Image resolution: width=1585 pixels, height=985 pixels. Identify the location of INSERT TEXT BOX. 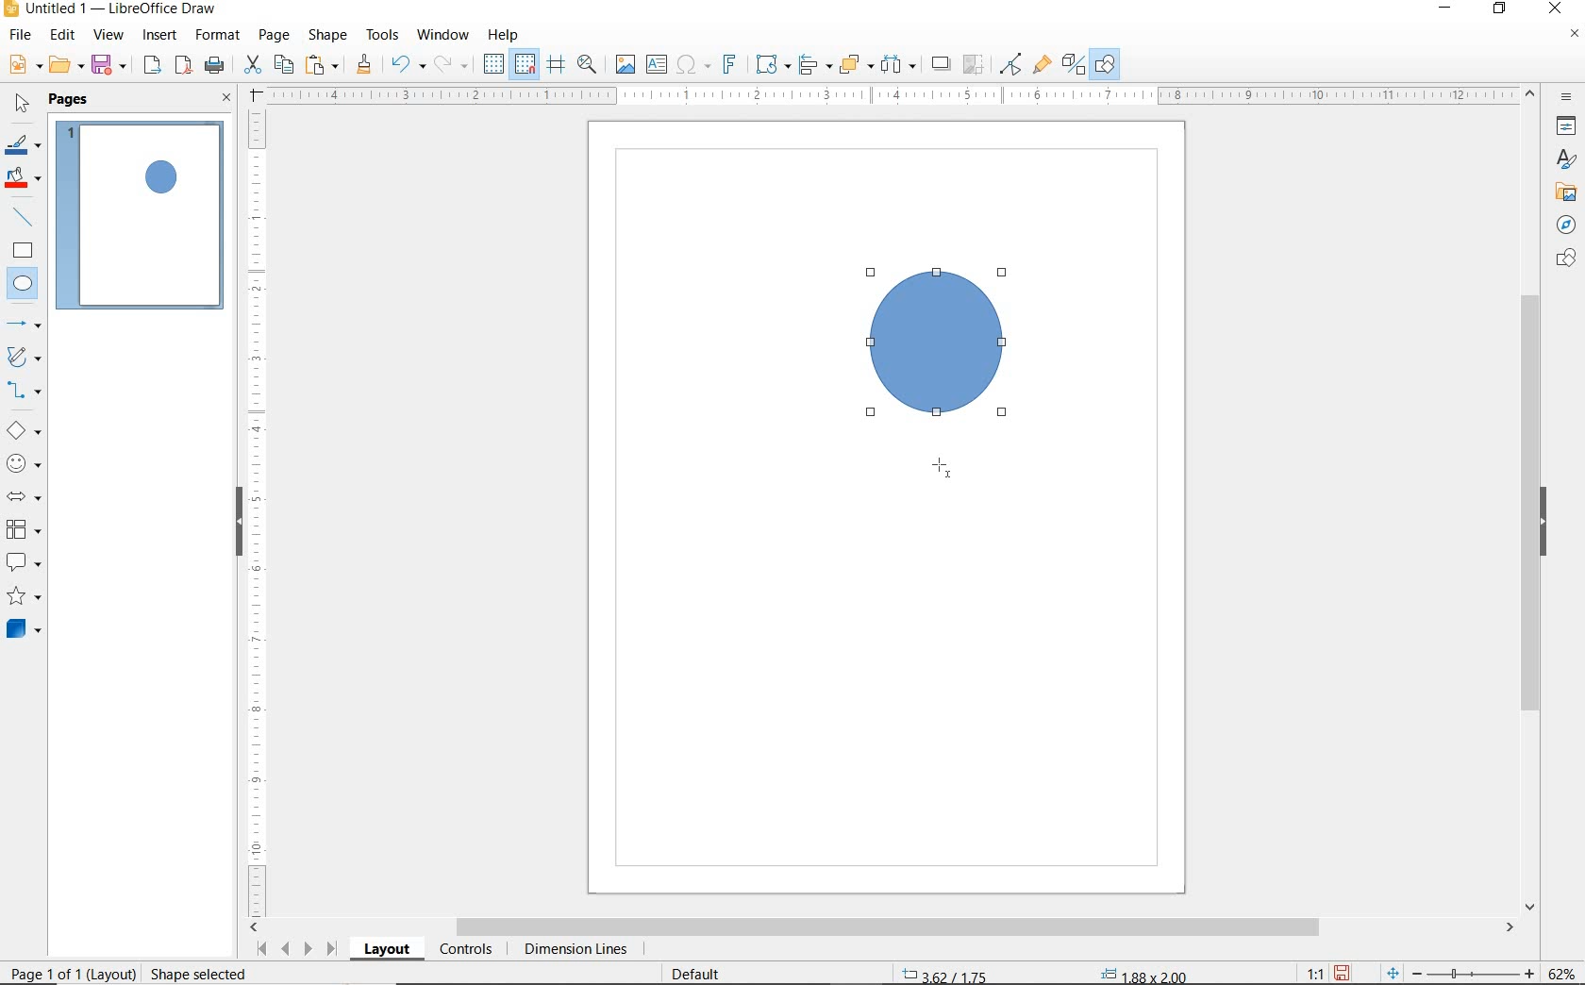
(658, 65).